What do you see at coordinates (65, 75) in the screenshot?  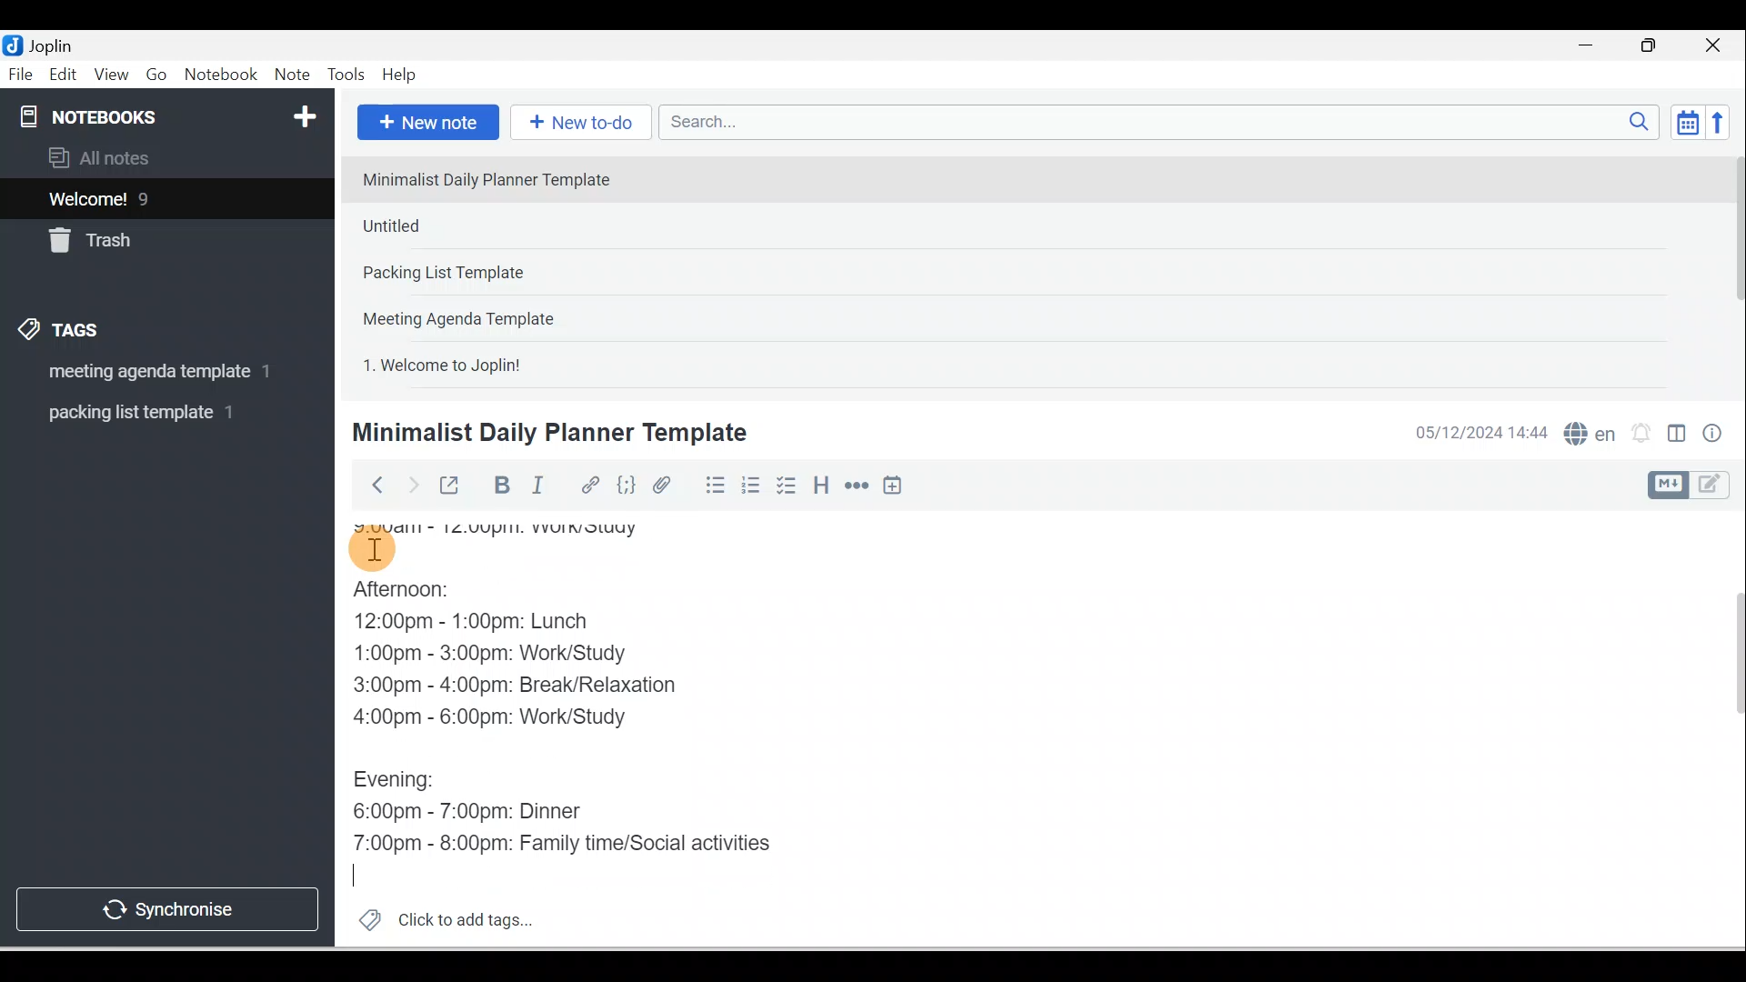 I see `Edit` at bounding box center [65, 75].